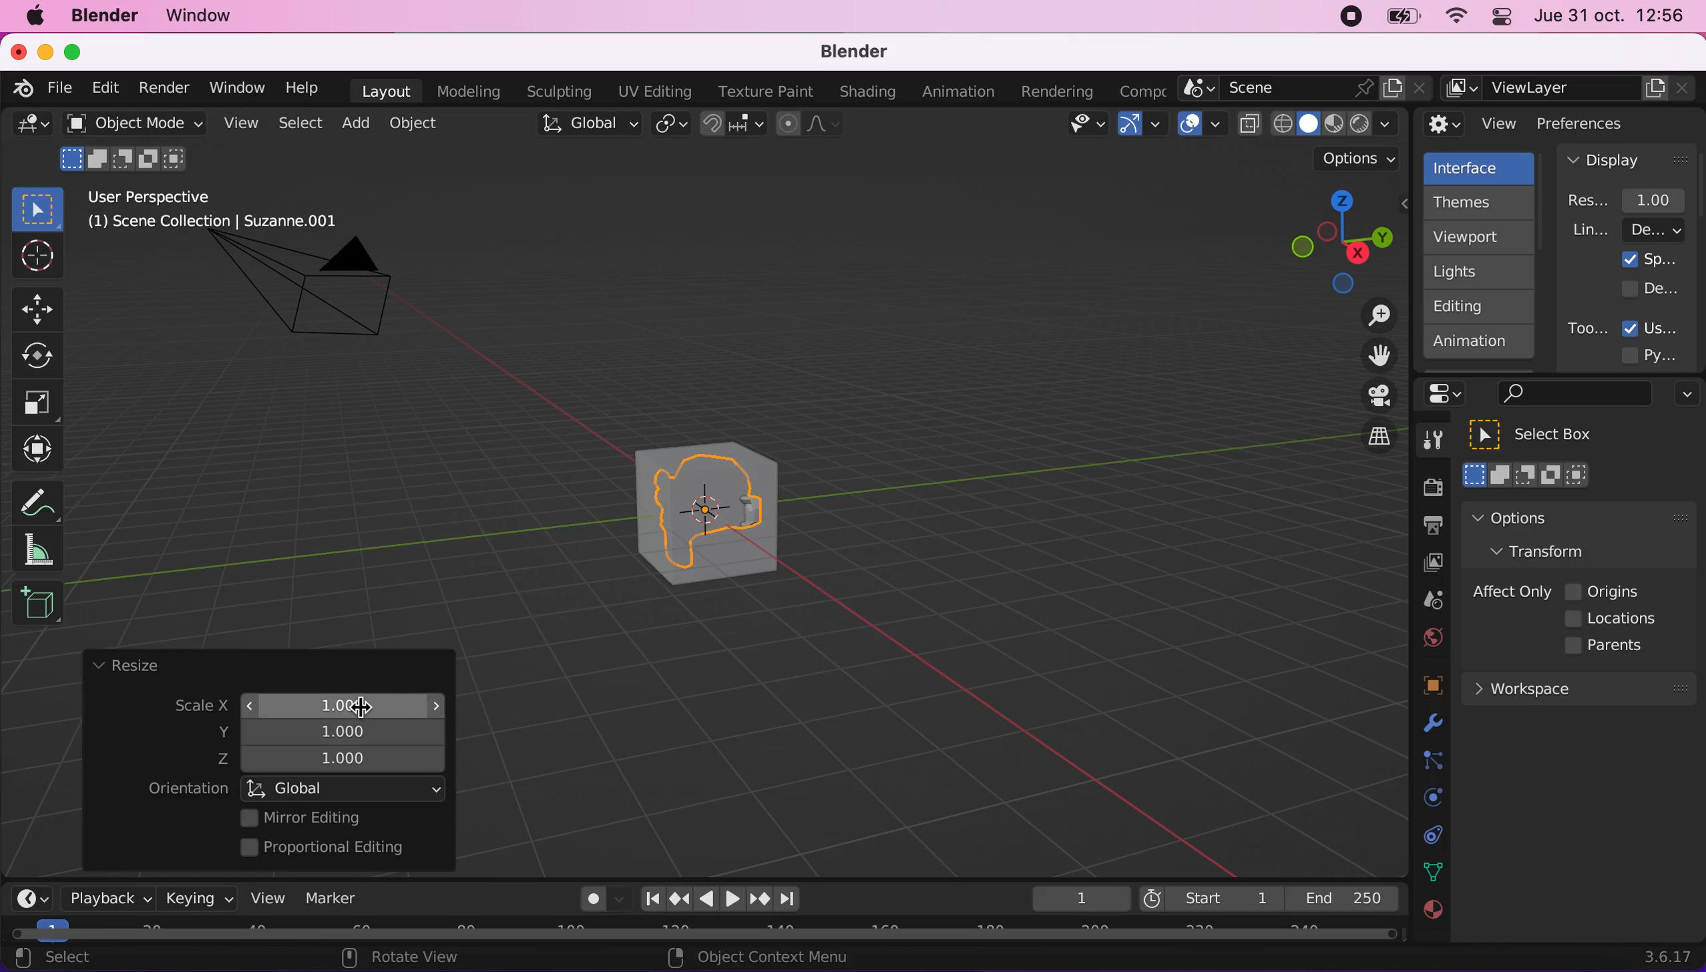  I want to click on editing, so click(1472, 306).